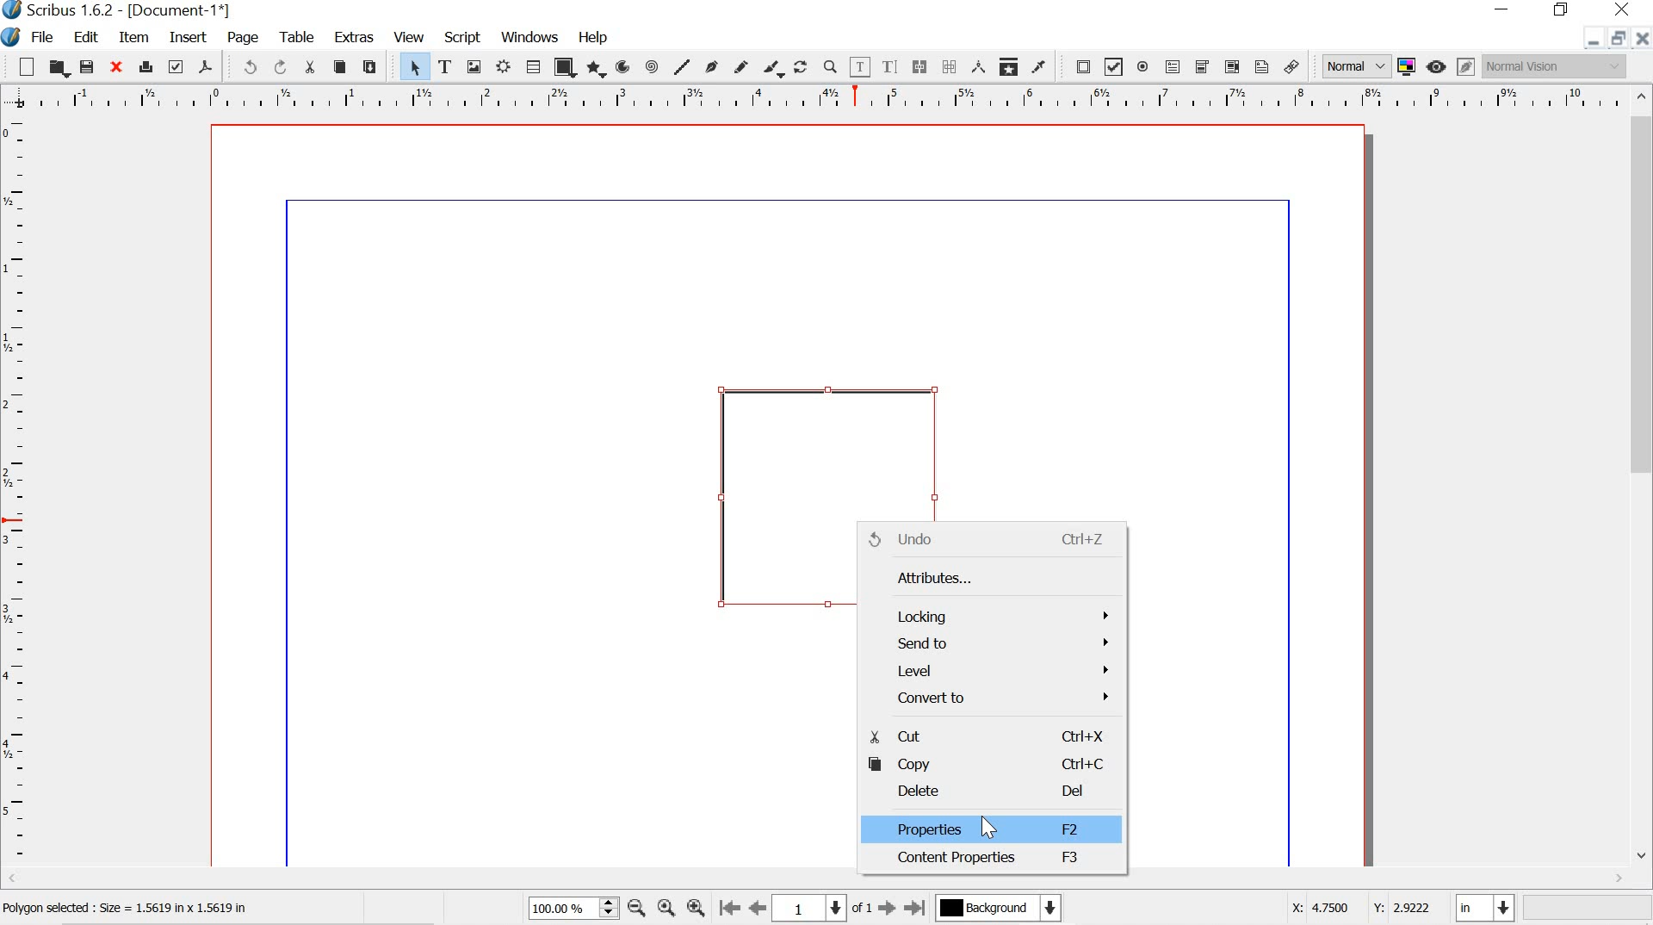 This screenshot has width=1653, height=925. Describe the element at coordinates (186, 39) in the screenshot. I see `insert` at that location.